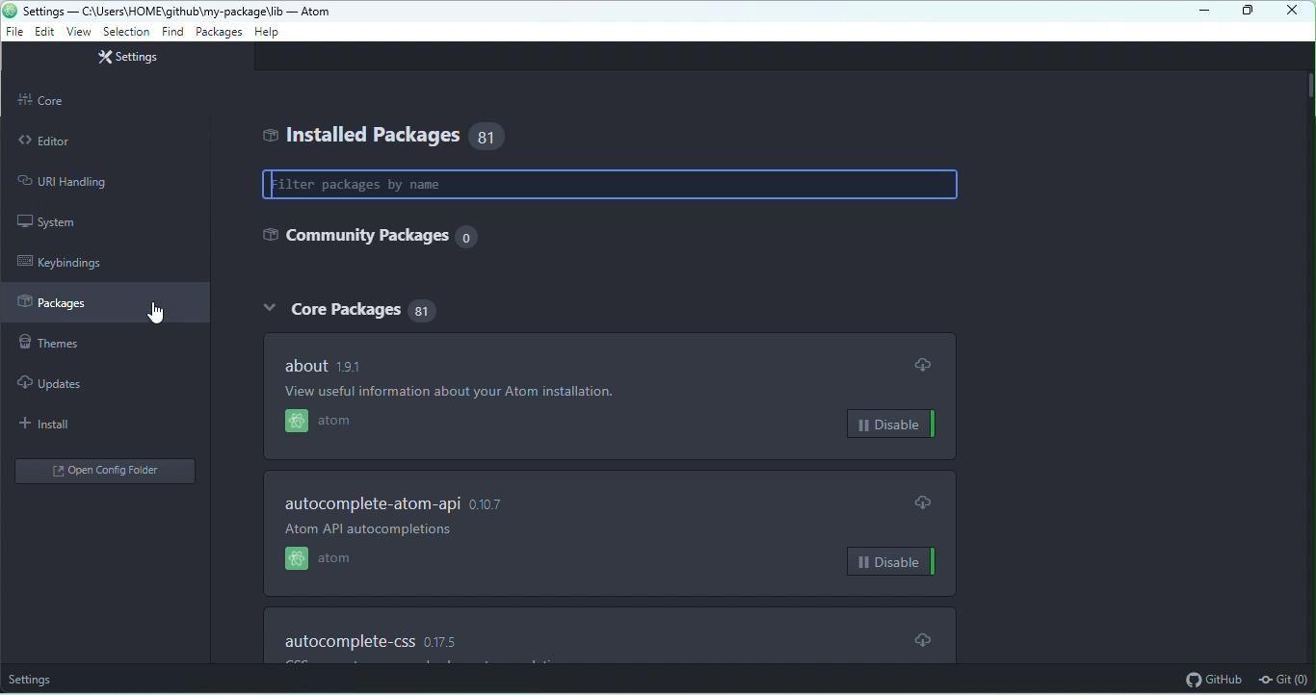  What do you see at coordinates (268, 31) in the screenshot?
I see `help` at bounding box center [268, 31].